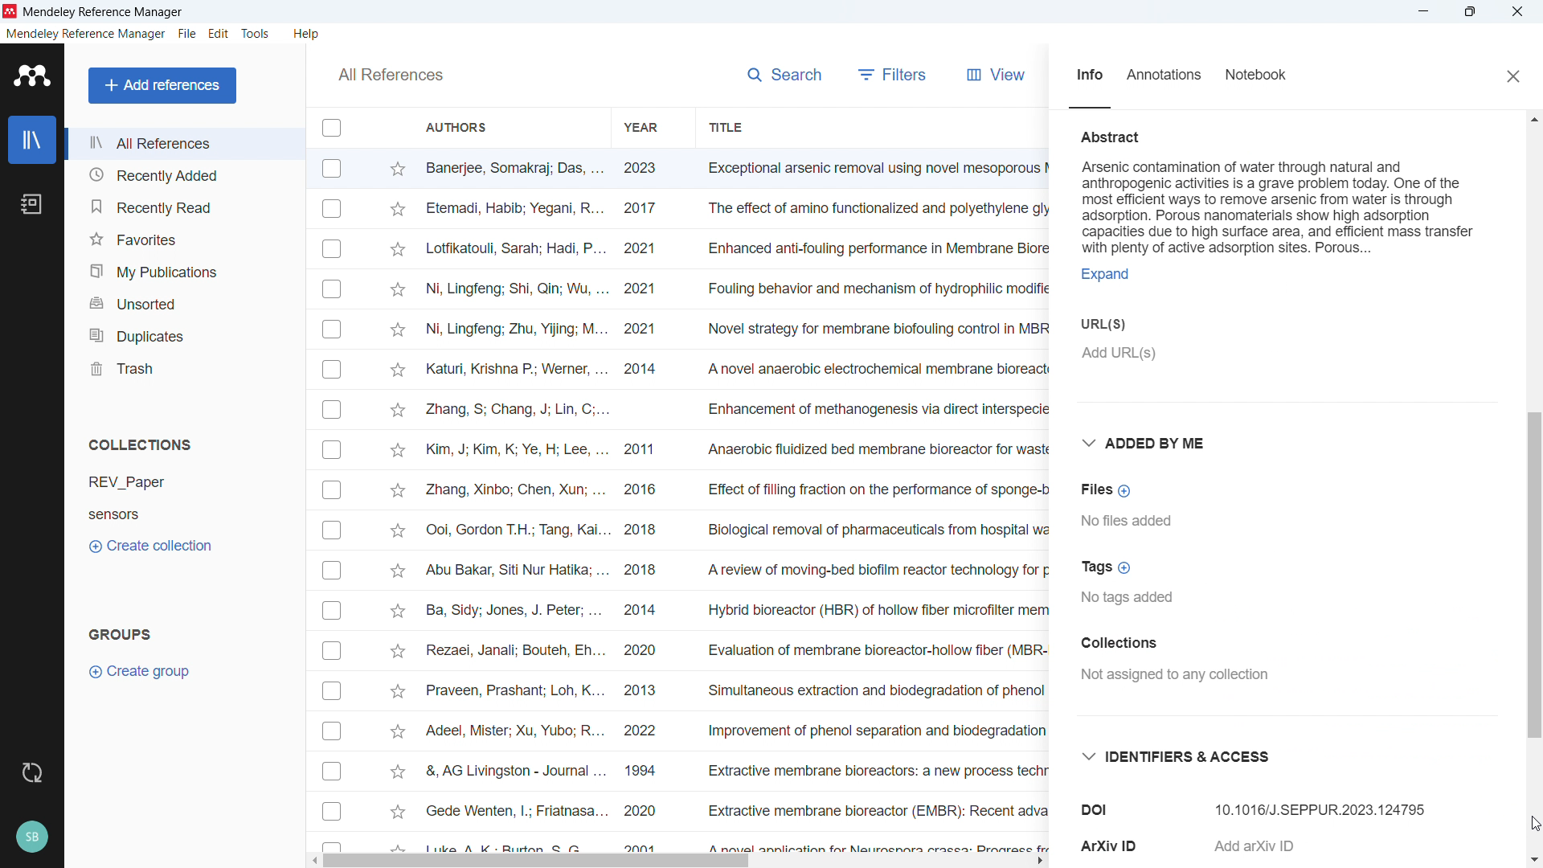  I want to click on Vertical scroll bar , so click(1533, 575).